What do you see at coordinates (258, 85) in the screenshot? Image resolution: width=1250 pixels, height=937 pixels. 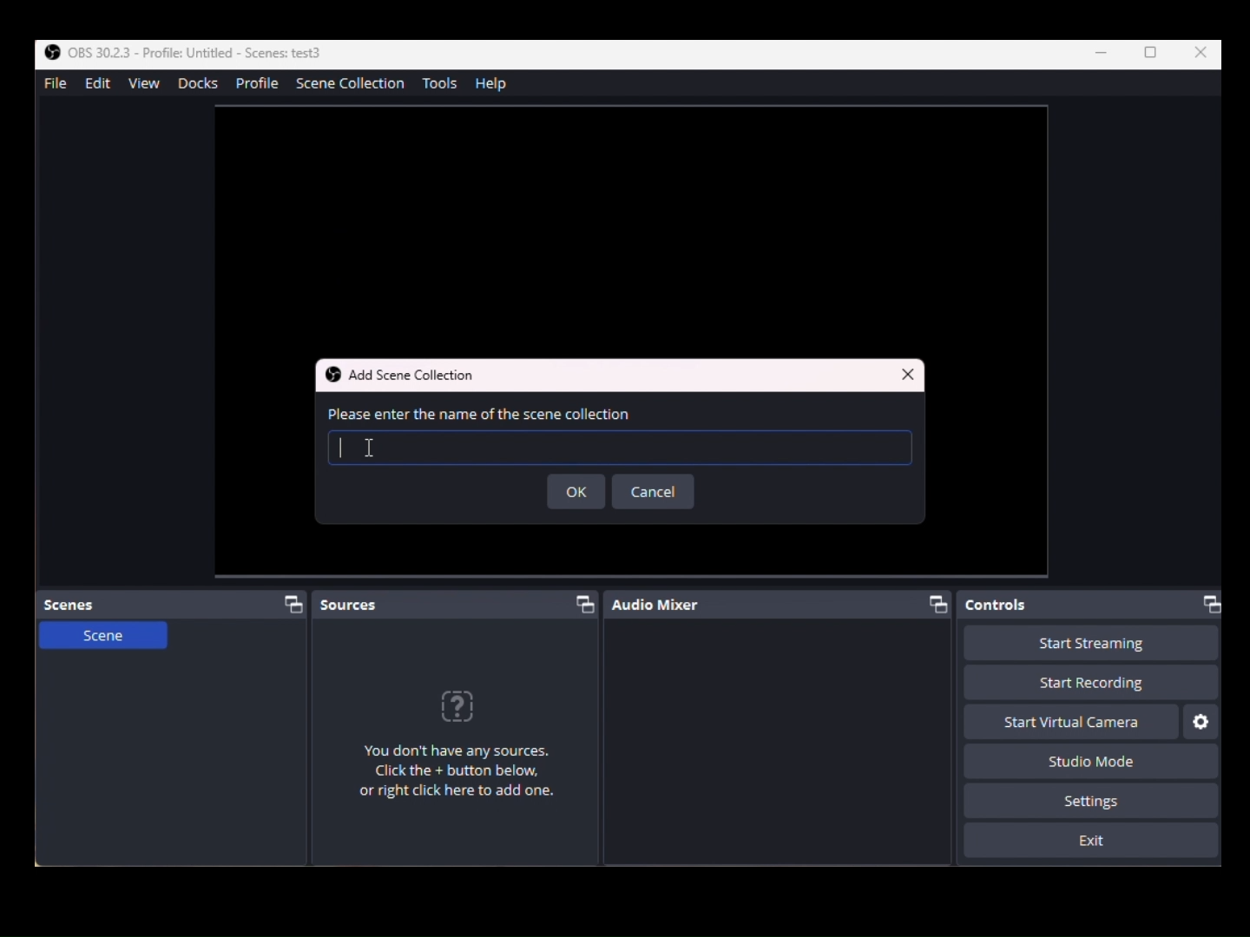 I see `Profile` at bounding box center [258, 85].